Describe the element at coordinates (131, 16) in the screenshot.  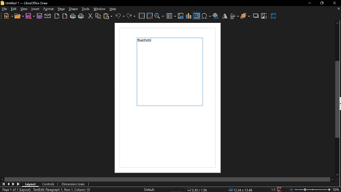
I see `redo` at that location.